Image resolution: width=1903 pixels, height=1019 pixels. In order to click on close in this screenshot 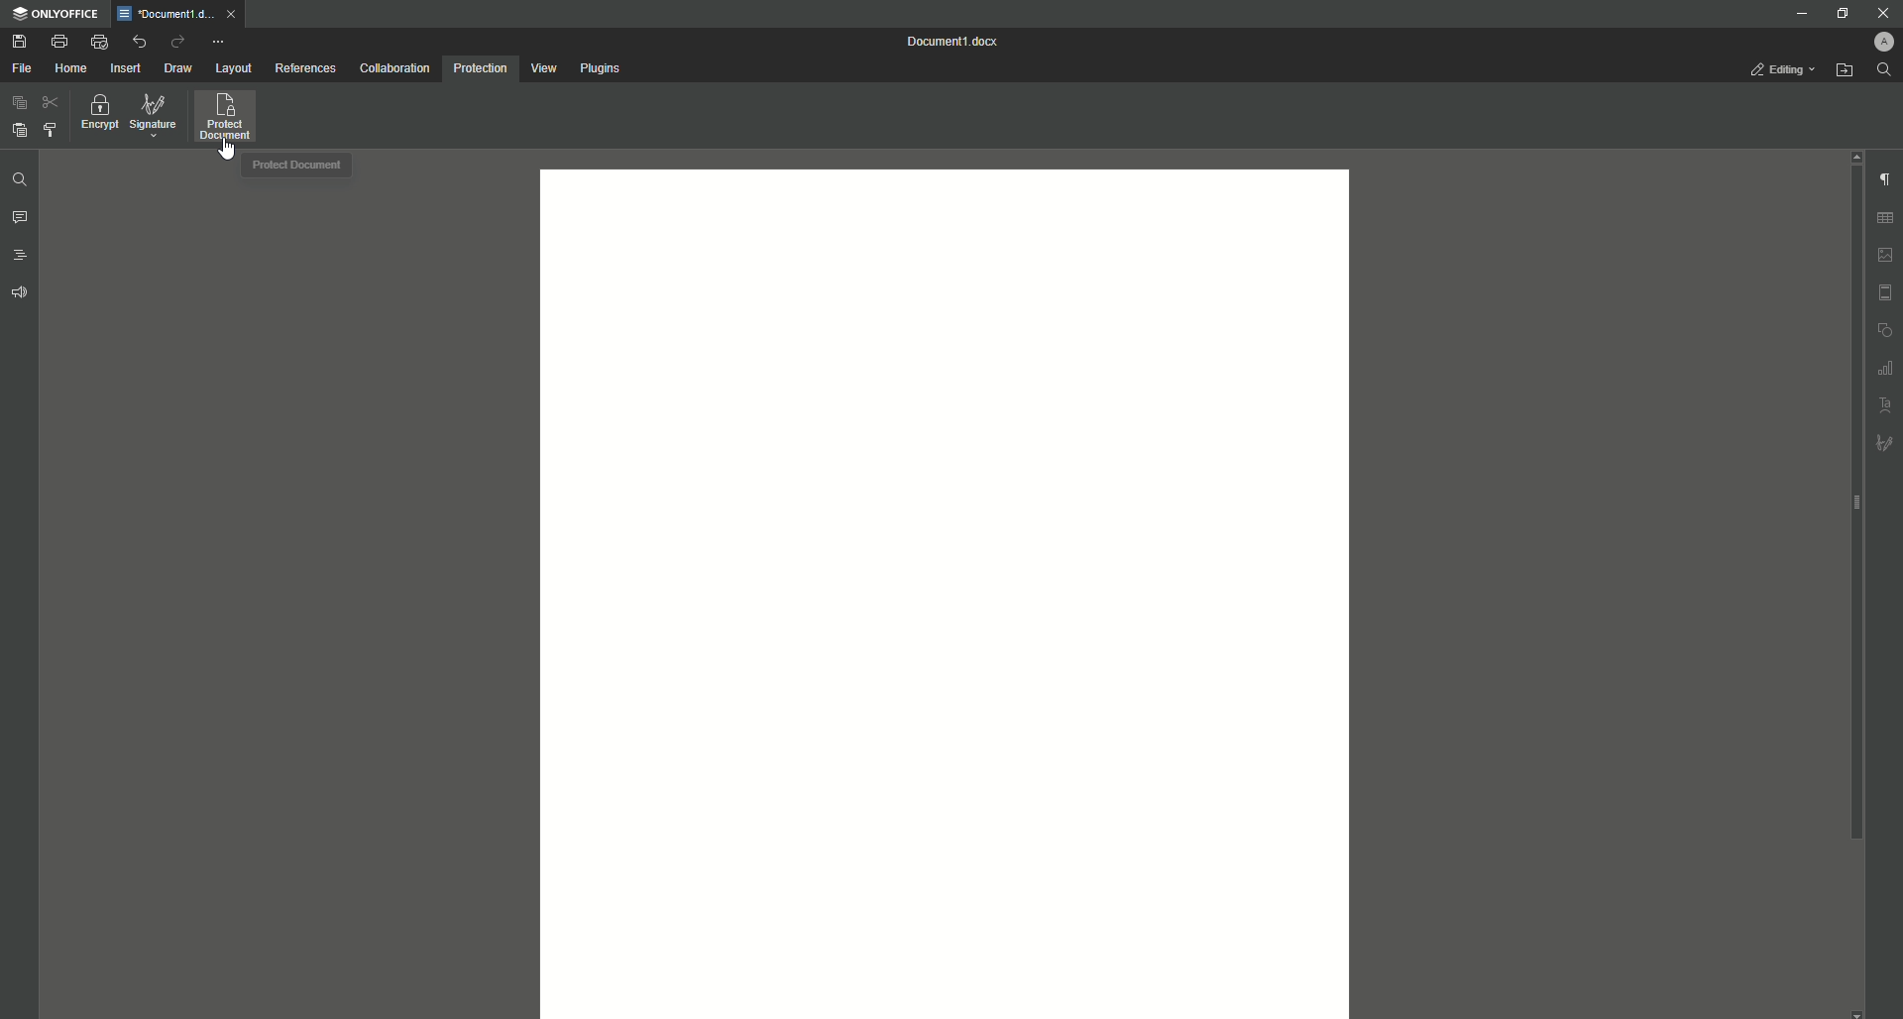, I will do `click(231, 14)`.